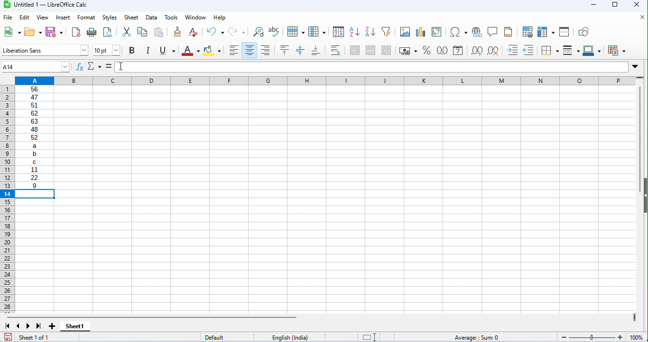 This screenshot has height=342, width=648. I want to click on Software logo, so click(8, 5).